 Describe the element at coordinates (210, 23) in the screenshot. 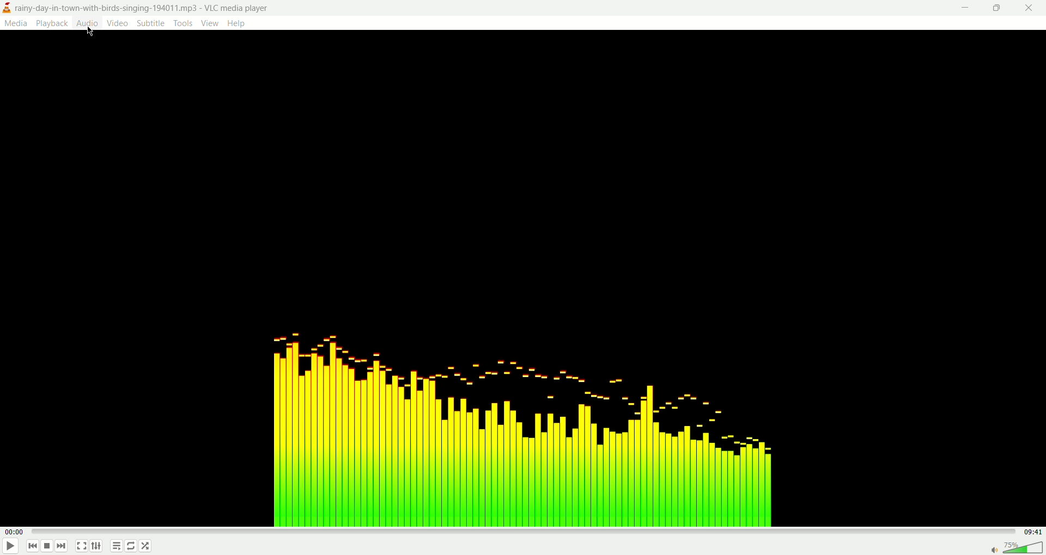

I see `views` at that location.